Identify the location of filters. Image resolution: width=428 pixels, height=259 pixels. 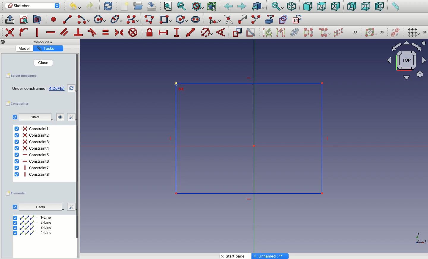
(34, 118).